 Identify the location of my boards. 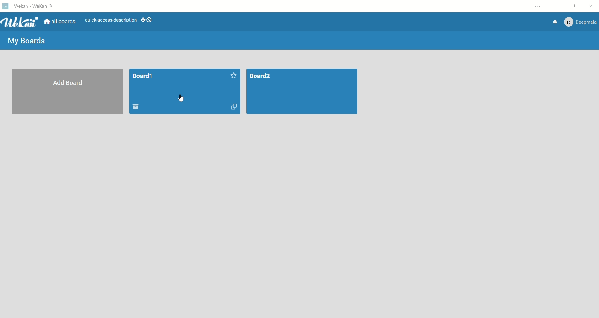
(27, 42).